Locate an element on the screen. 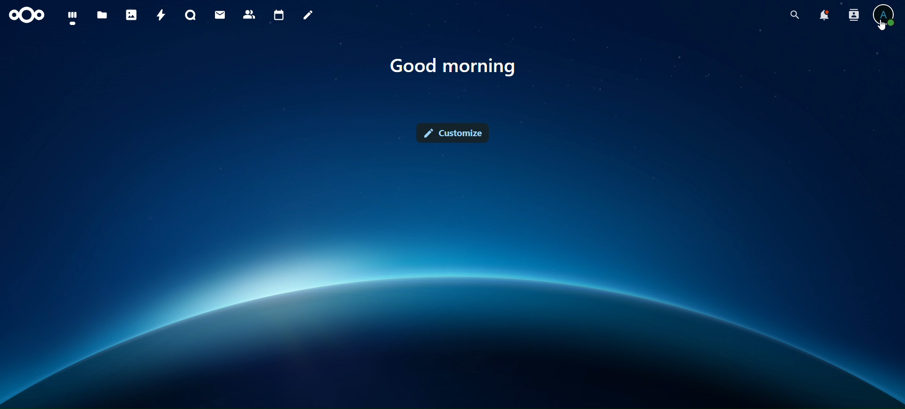 This screenshot has height=409, width=905. cursor is located at coordinates (881, 26).